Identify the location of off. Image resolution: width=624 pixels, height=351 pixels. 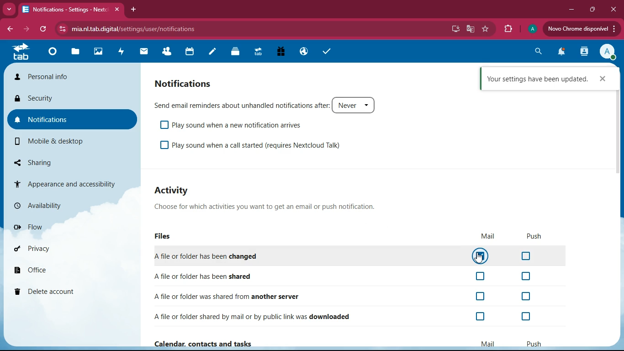
(481, 277).